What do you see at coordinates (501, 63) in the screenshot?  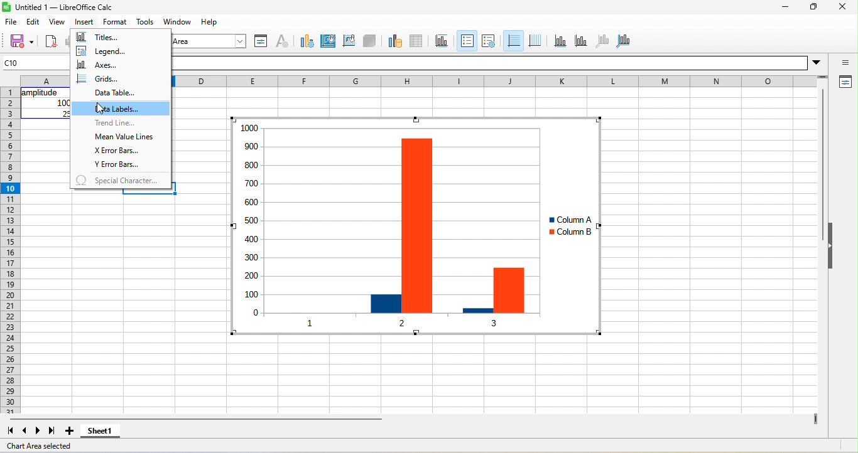 I see `formula bar` at bounding box center [501, 63].